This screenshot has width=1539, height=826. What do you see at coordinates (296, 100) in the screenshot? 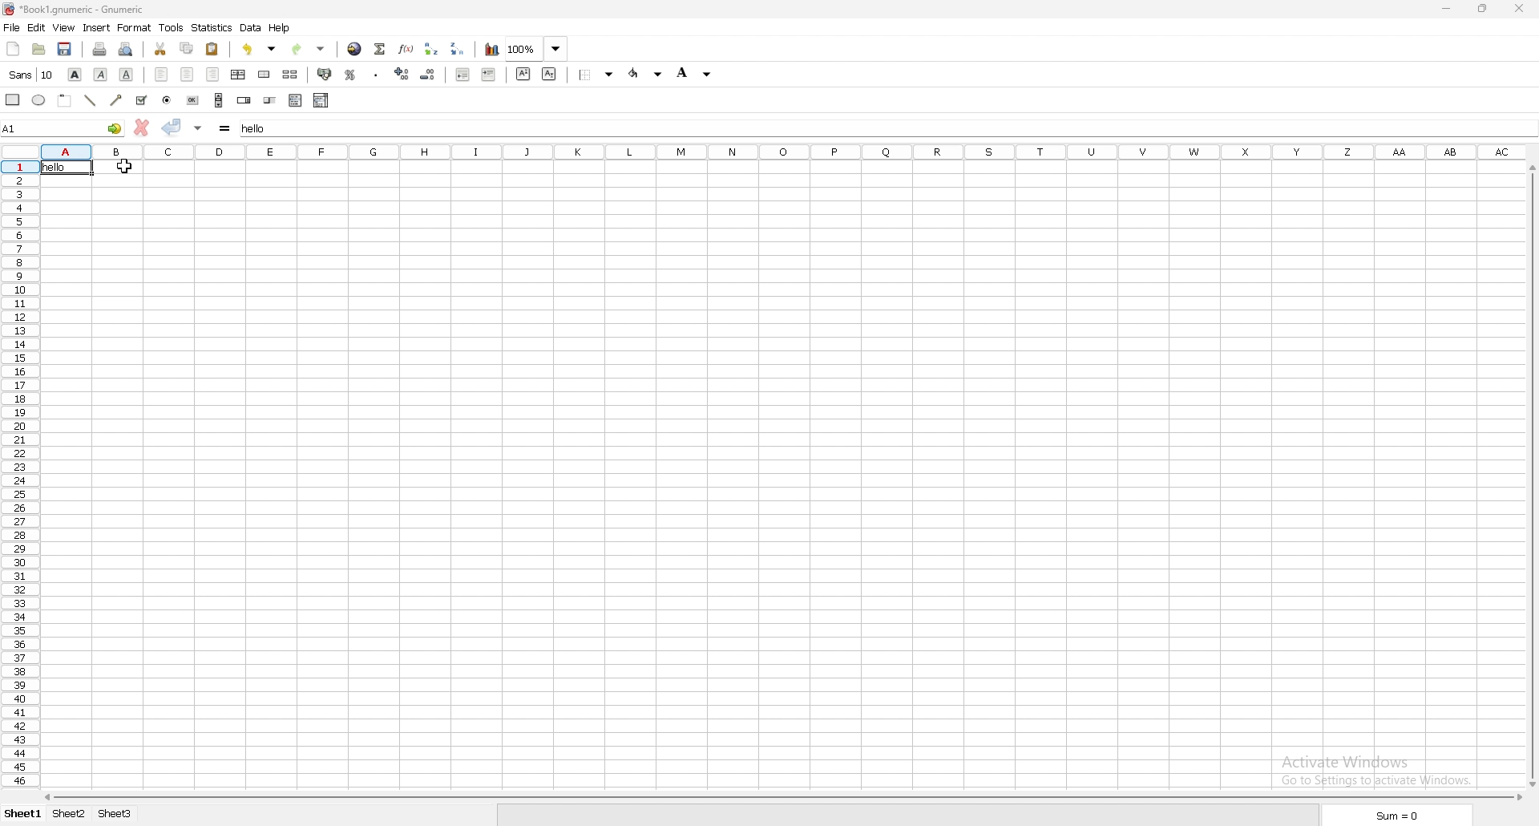
I see `create list` at bounding box center [296, 100].